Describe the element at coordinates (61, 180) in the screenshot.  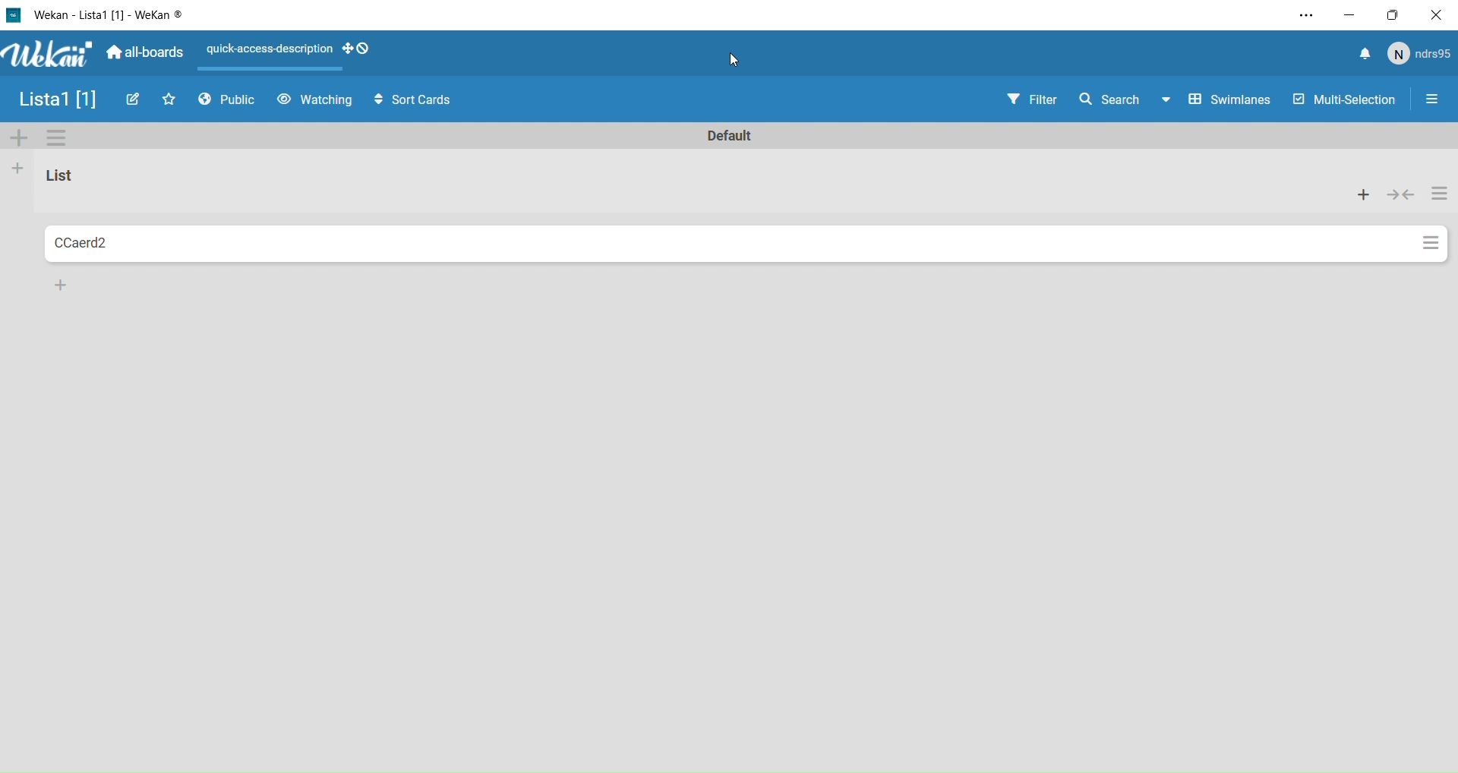
I see `List` at that location.